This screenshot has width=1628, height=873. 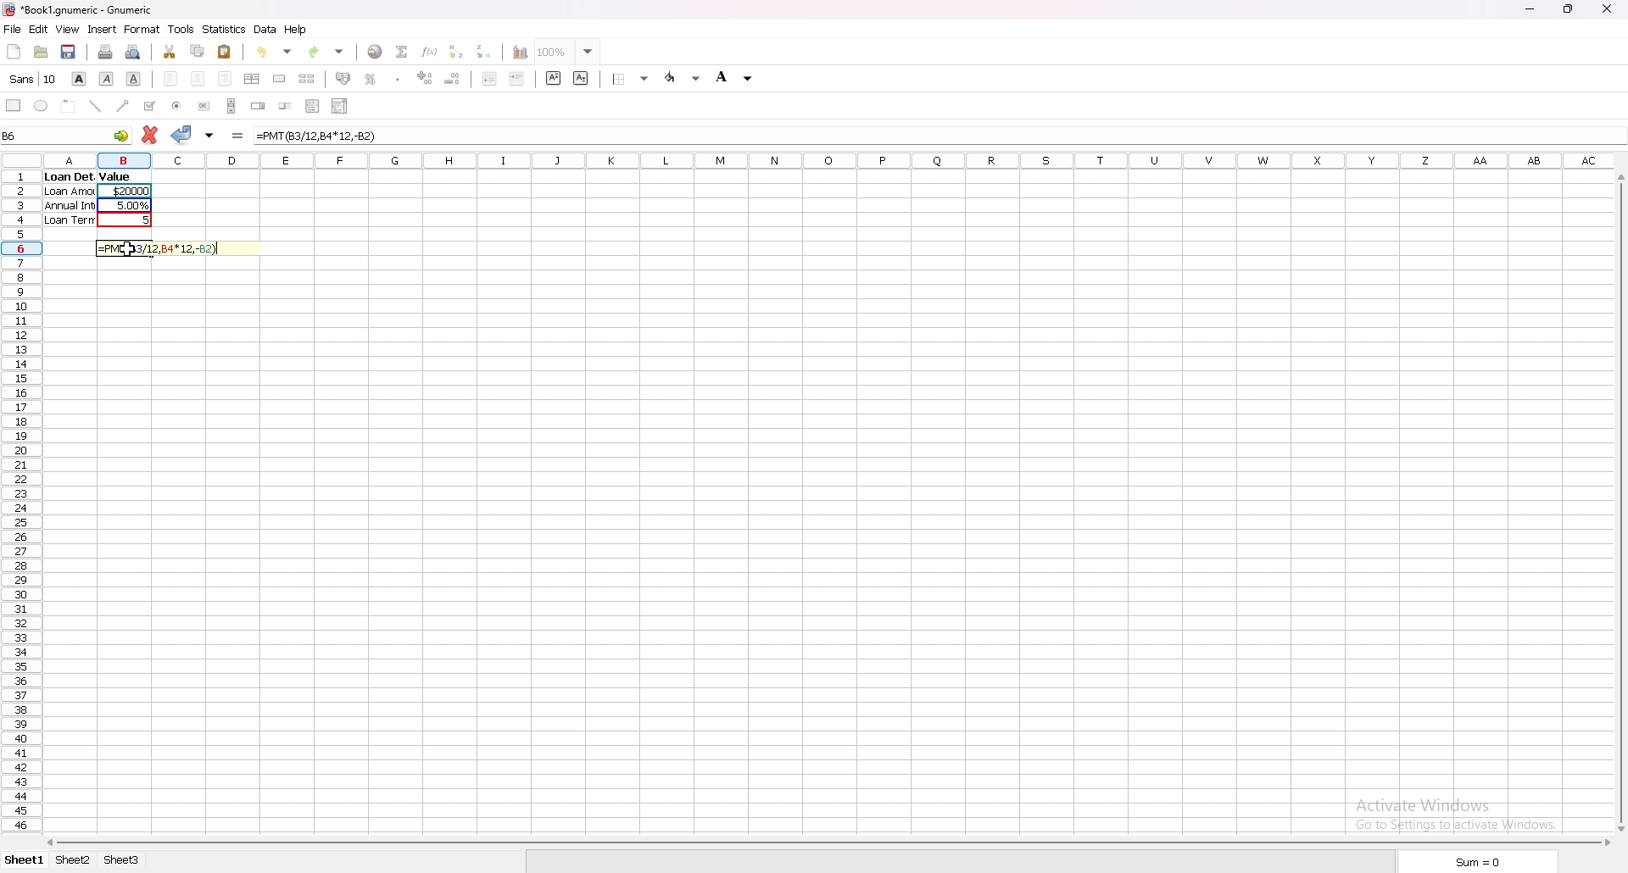 What do you see at coordinates (123, 861) in the screenshot?
I see `sheet 3` at bounding box center [123, 861].